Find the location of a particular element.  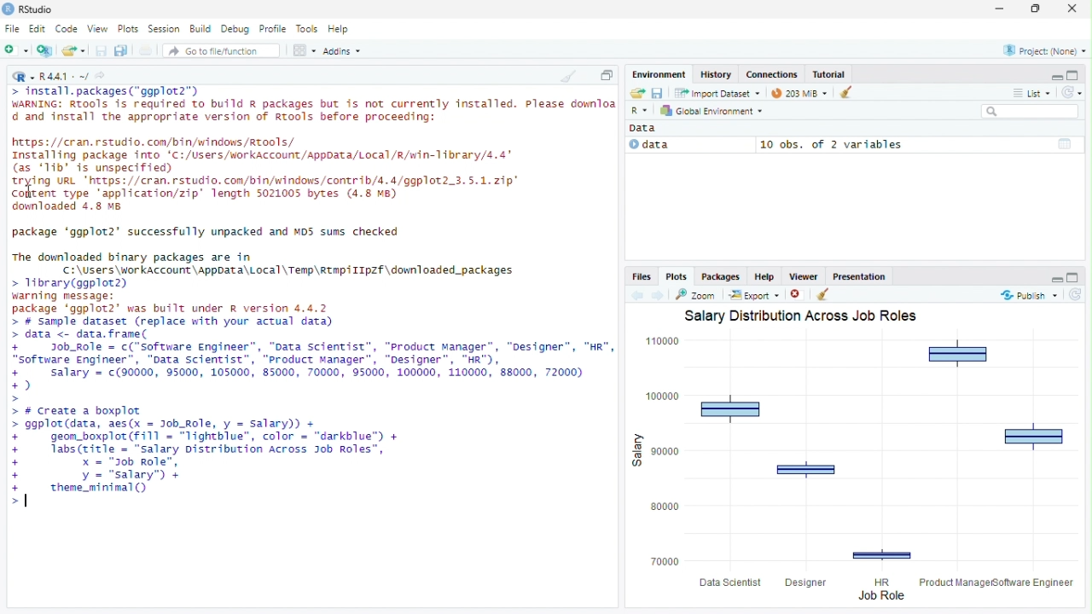

minimize is located at coordinates (1055, 275).